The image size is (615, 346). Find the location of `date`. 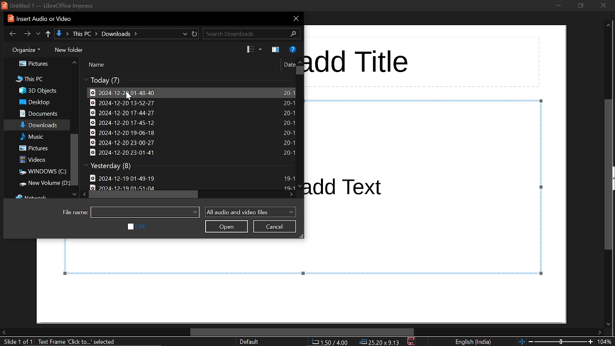

date is located at coordinates (288, 64).